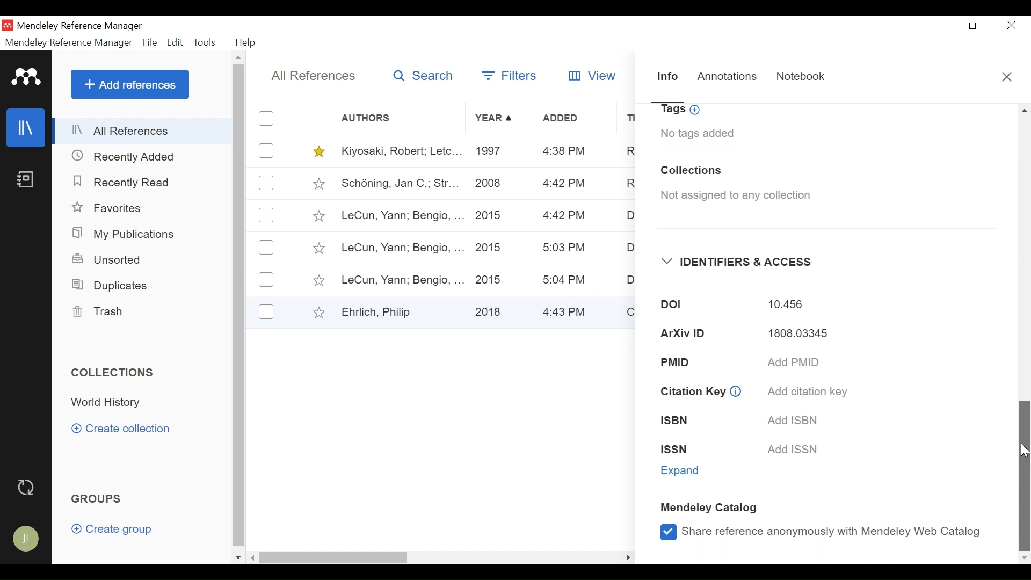  I want to click on Schéning, Jan C.; Str..., so click(399, 183).